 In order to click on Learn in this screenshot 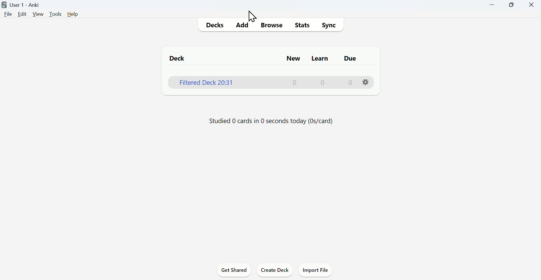, I will do `click(318, 58)`.